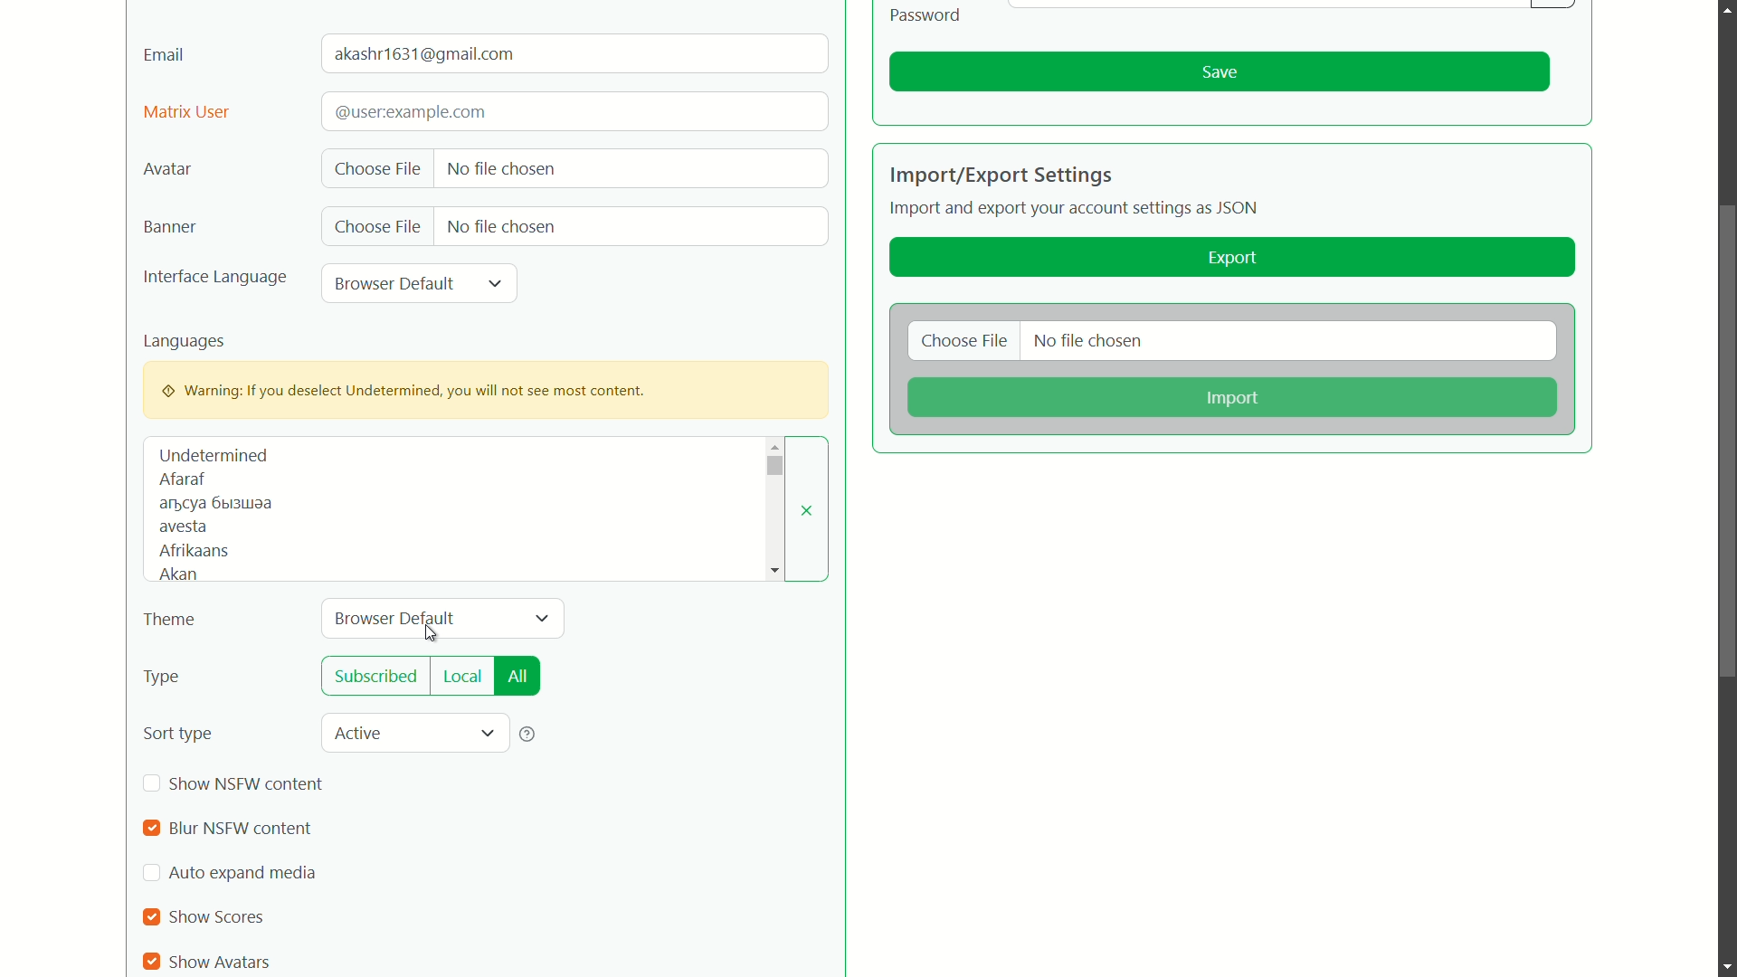 This screenshot has height=977, width=1737. Describe the element at coordinates (185, 341) in the screenshot. I see `languages` at that location.